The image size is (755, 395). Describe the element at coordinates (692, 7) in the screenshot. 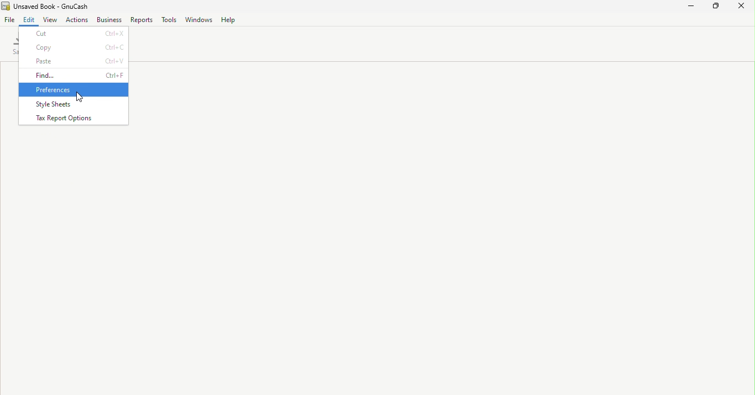

I see `Minimize` at that location.